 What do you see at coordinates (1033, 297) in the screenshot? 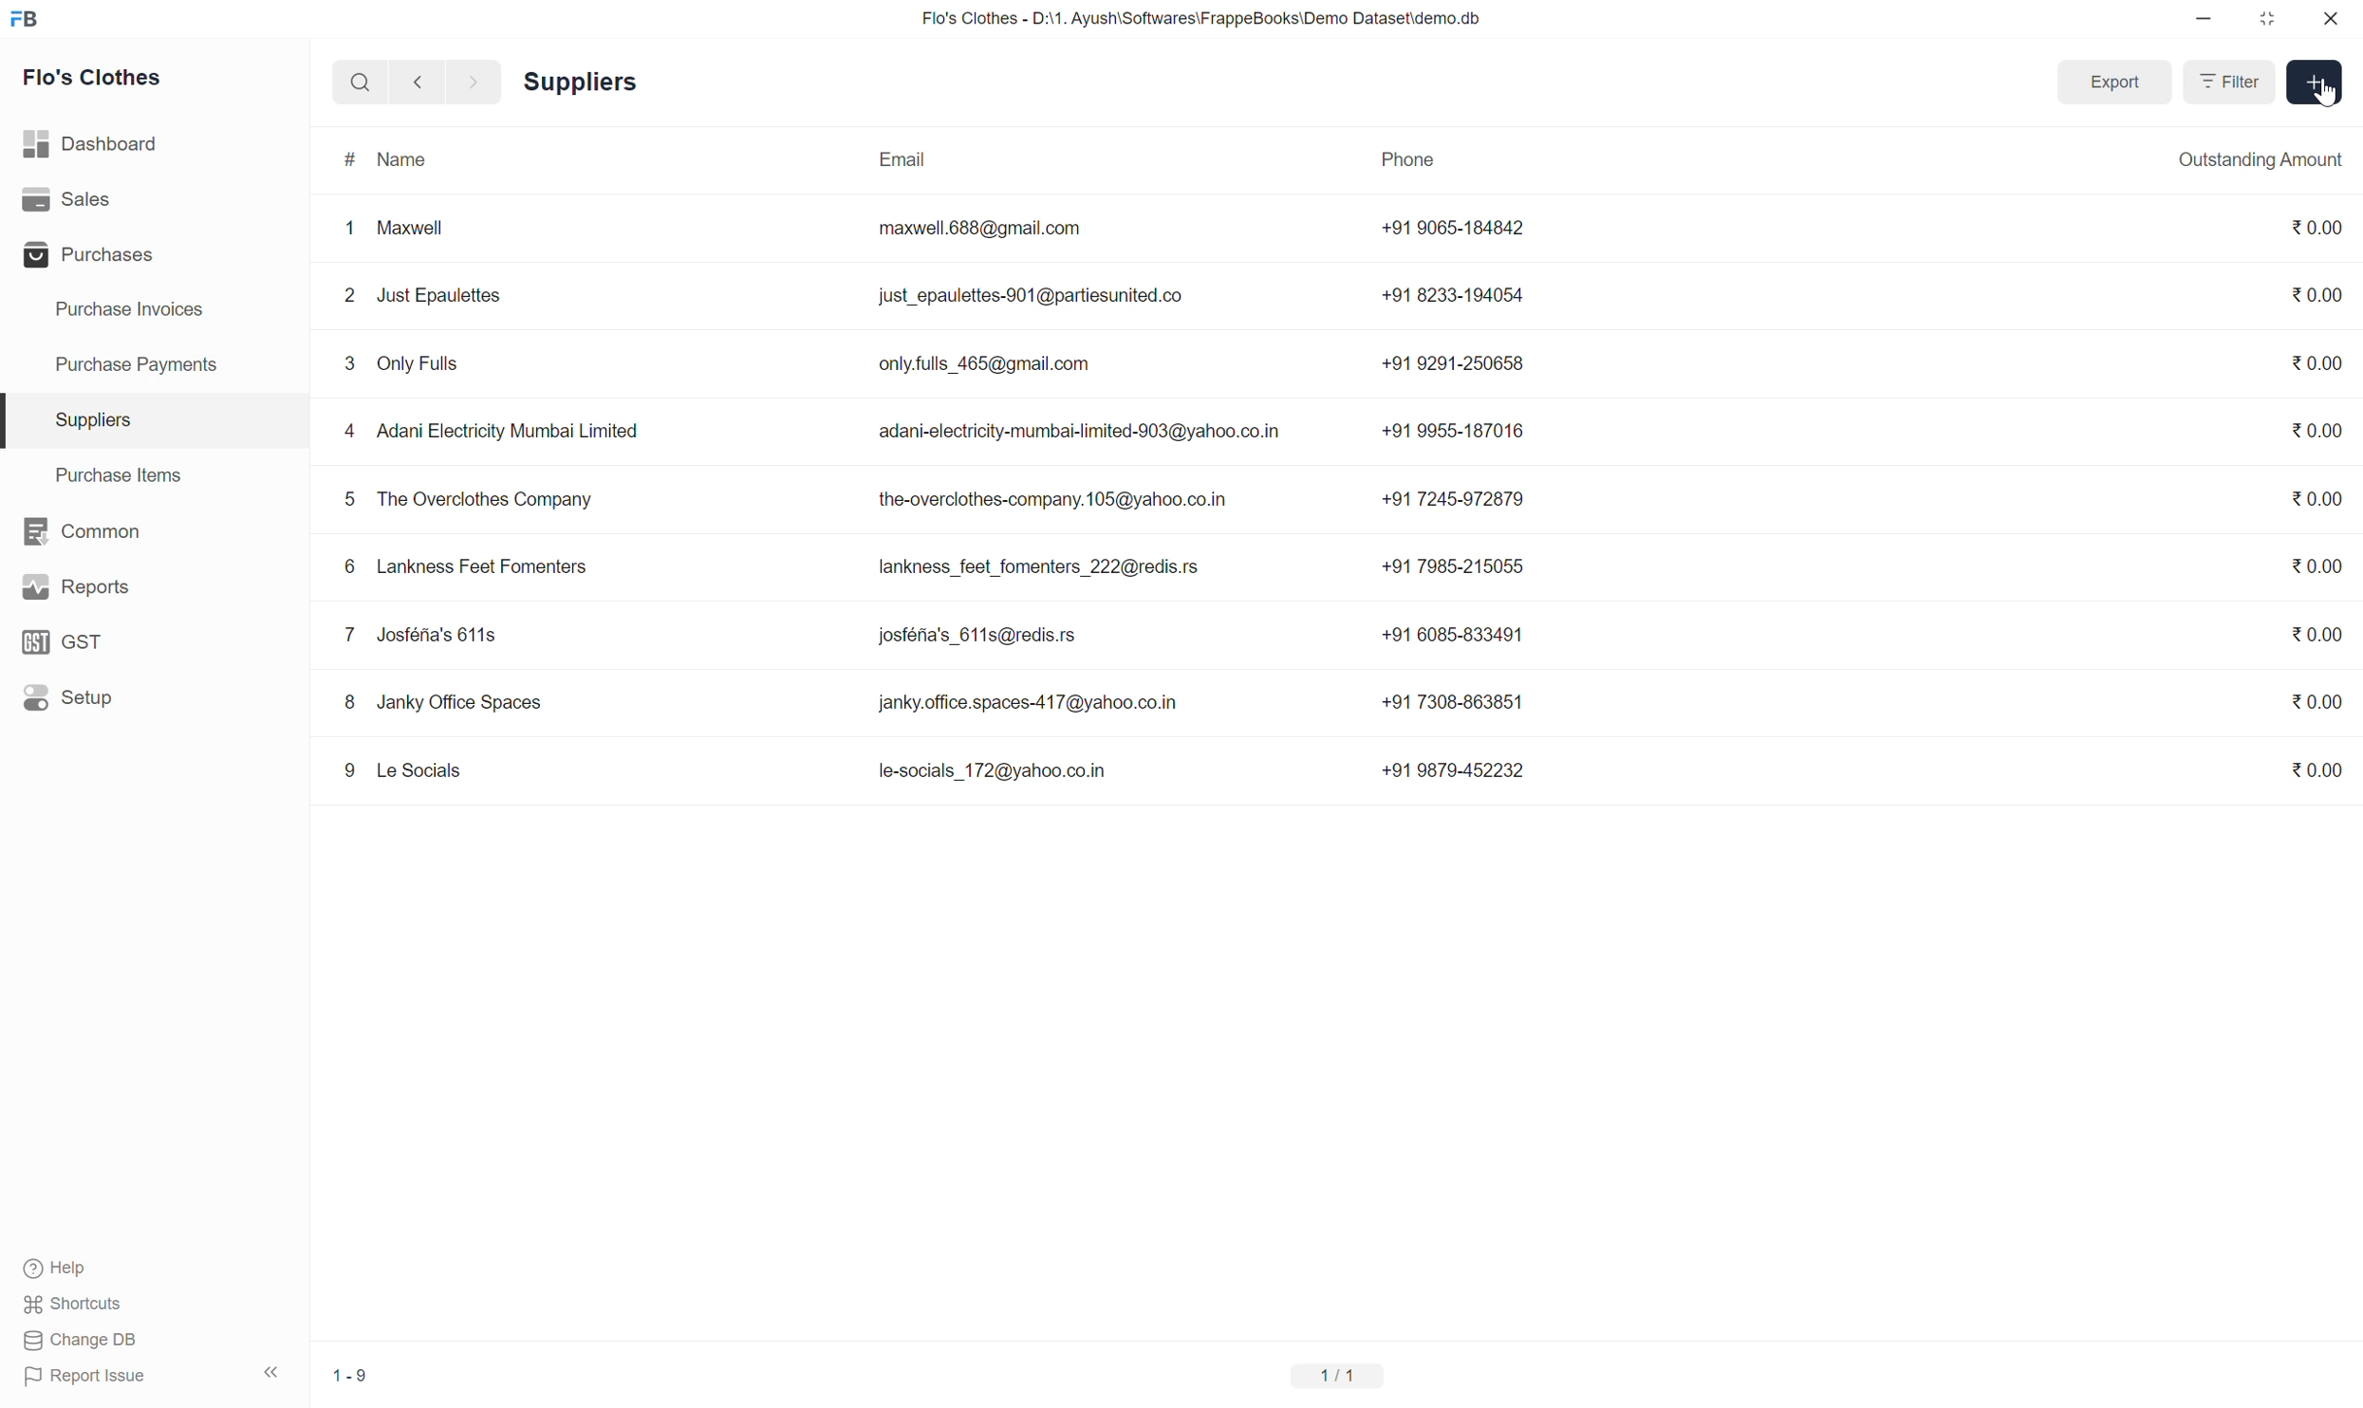
I see `just_epaulettes-901@partiesunited.co` at bounding box center [1033, 297].